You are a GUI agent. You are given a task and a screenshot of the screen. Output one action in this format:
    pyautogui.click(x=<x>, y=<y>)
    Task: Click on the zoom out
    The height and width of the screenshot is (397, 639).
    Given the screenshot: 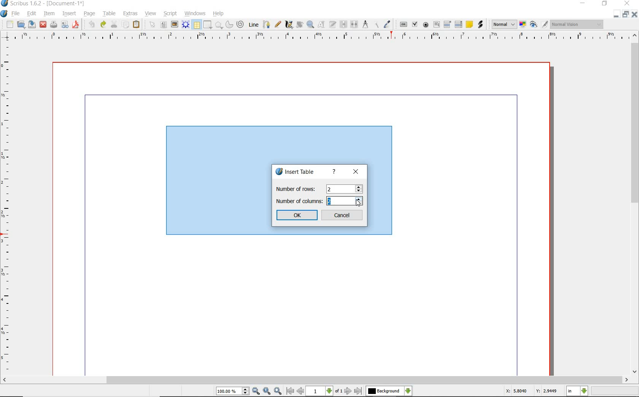 What is the action you would take?
    pyautogui.click(x=256, y=391)
    